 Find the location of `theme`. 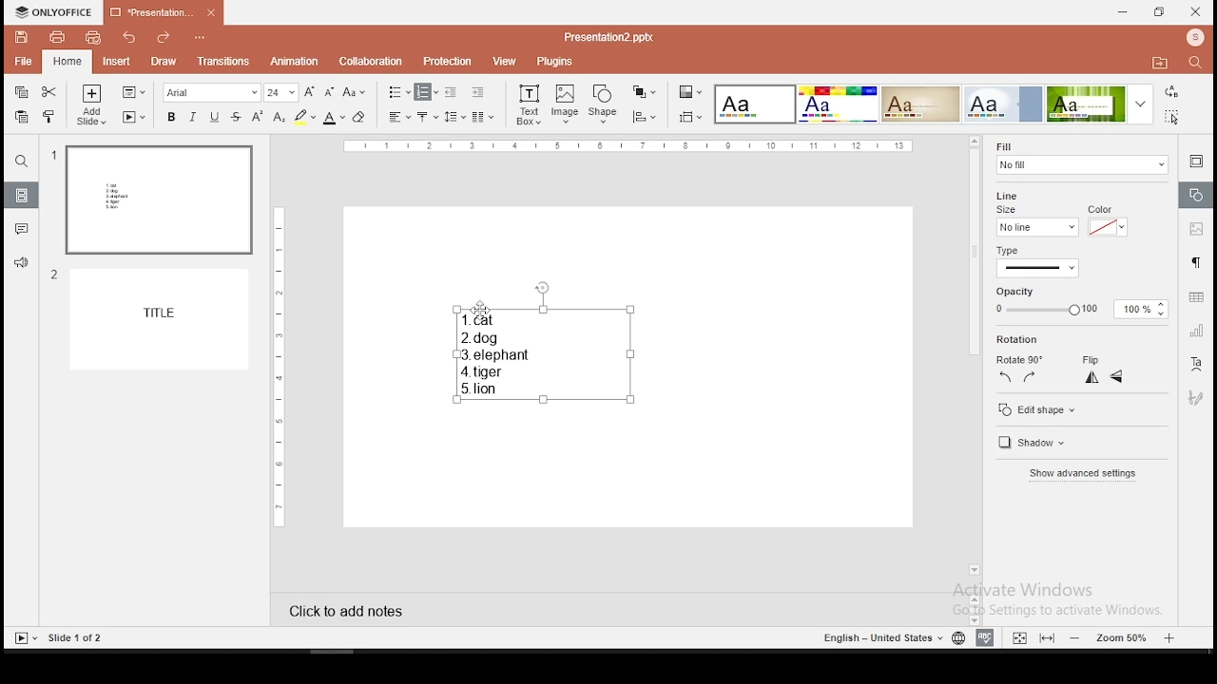

theme is located at coordinates (1003, 104).